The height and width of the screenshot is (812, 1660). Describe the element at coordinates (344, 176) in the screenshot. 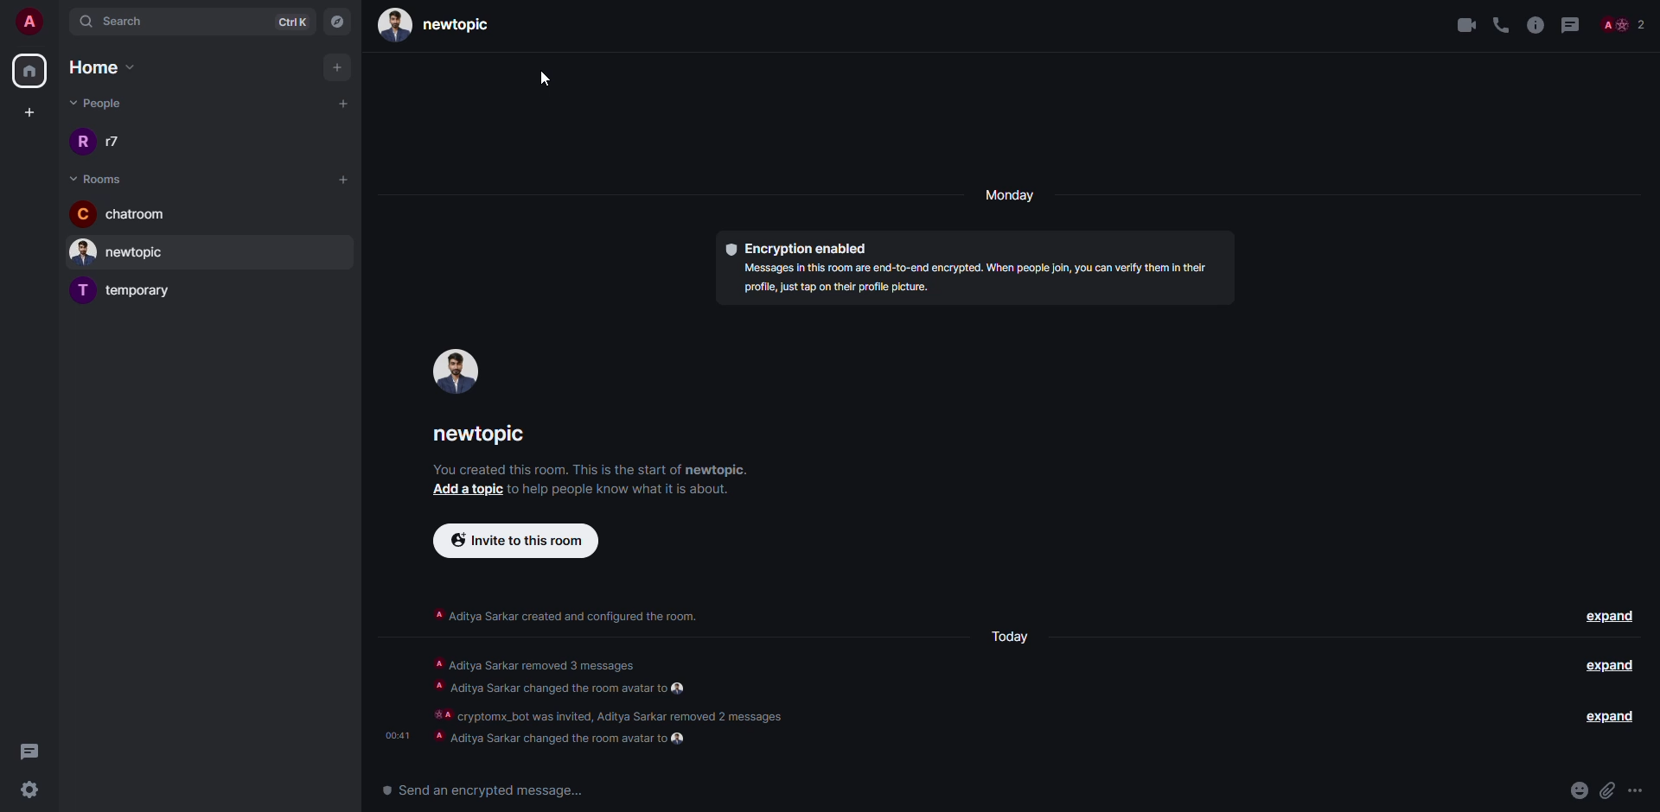

I see `add` at that location.